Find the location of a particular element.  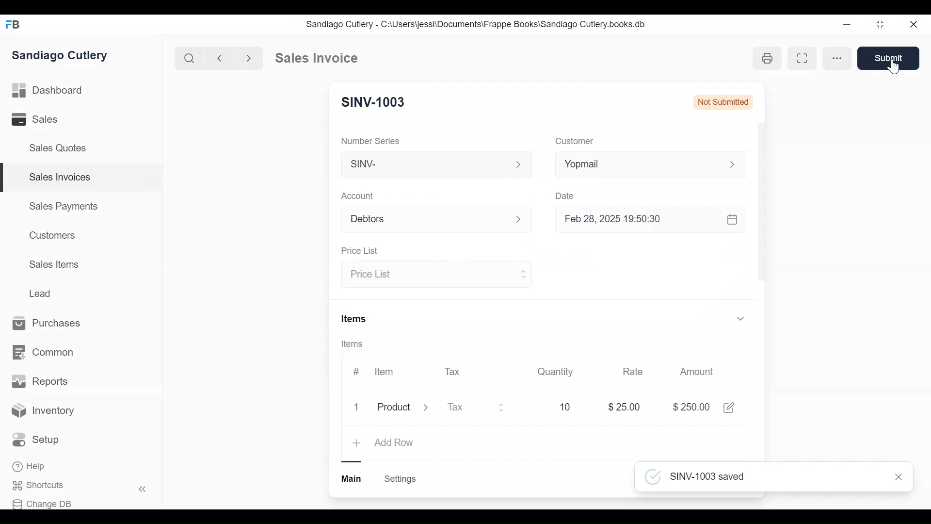

Sales Invoice is located at coordinates (316, 58).